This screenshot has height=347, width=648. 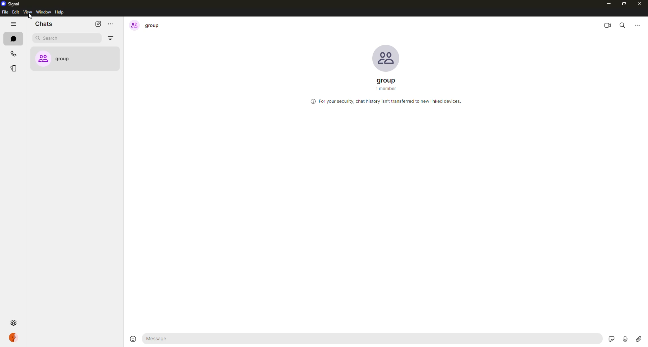 What do you see at coordinates (613, 339) in the screenshot?
I see `stickers` at bounding box center [613, 339].